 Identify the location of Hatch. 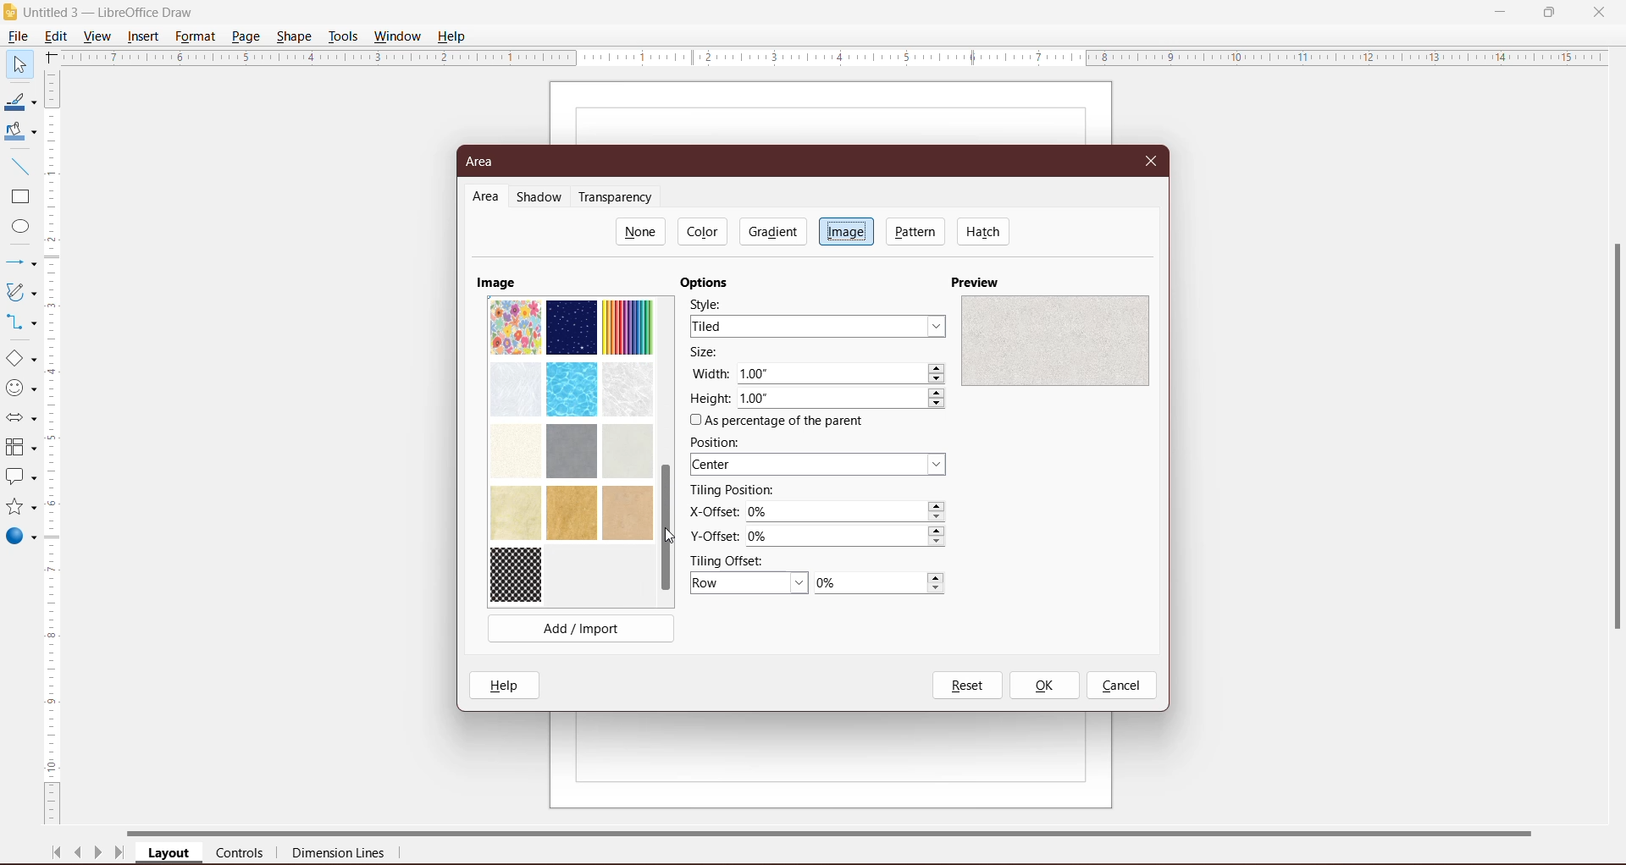
(984, 231).